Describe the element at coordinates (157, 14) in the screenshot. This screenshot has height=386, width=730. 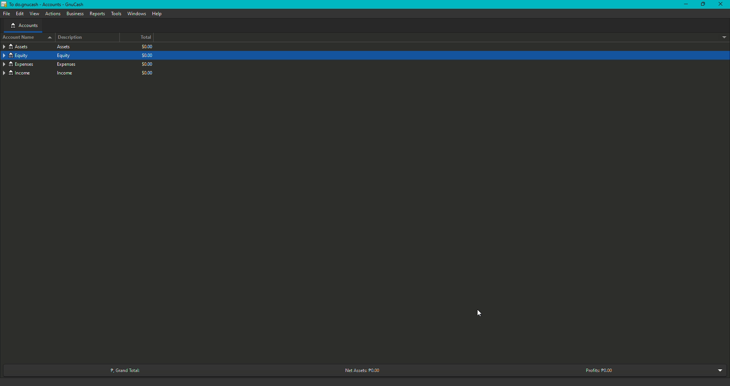
I see `Help` at that location.